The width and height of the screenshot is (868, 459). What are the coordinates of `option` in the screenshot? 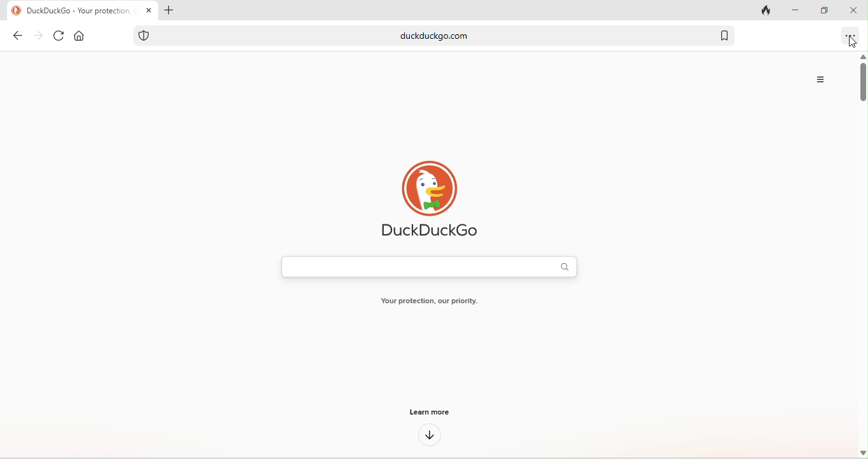 It's located at (850, 35).